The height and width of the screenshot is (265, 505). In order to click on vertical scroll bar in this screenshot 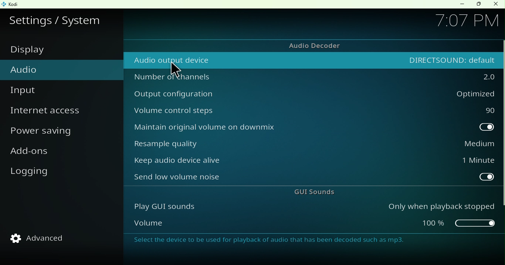, I will do `click(502, 124)`.